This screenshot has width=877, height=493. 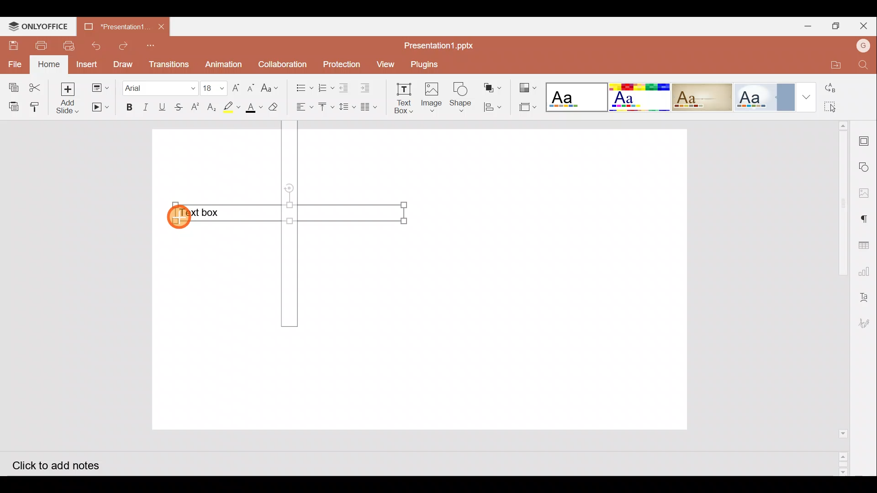 I want to click on Select all, so click(x=842, y=107).